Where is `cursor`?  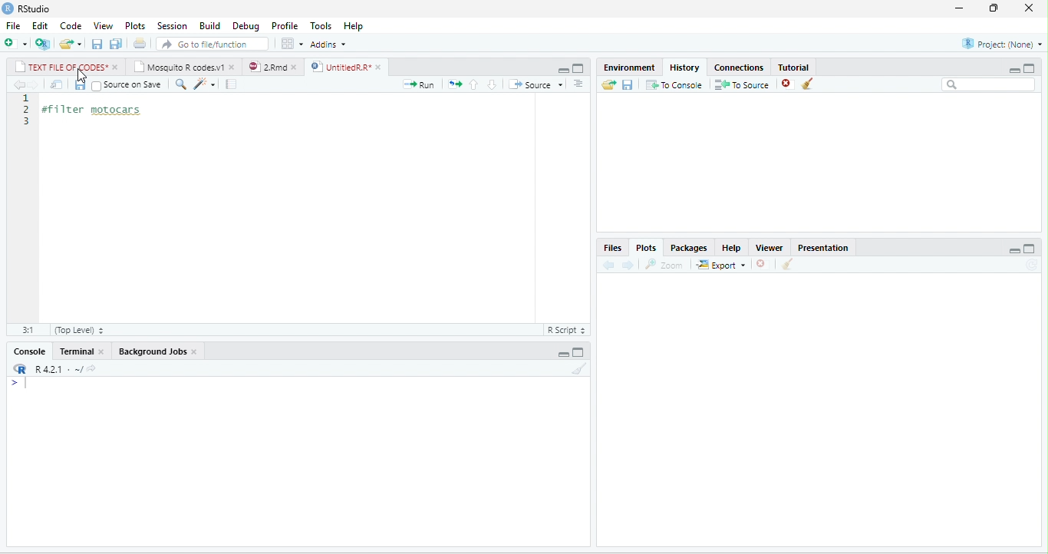 cursor is located at coordinates (83, 77).